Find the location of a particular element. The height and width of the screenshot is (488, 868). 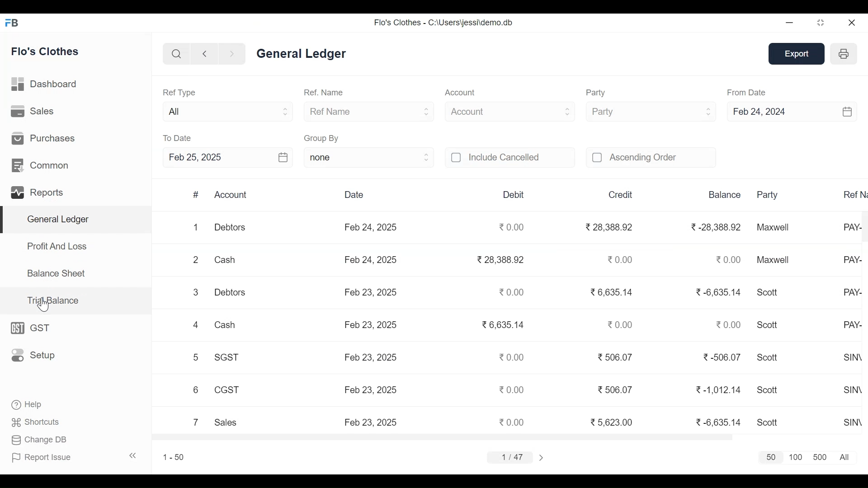

28. 388.92 is located at coordinates (500, 259).